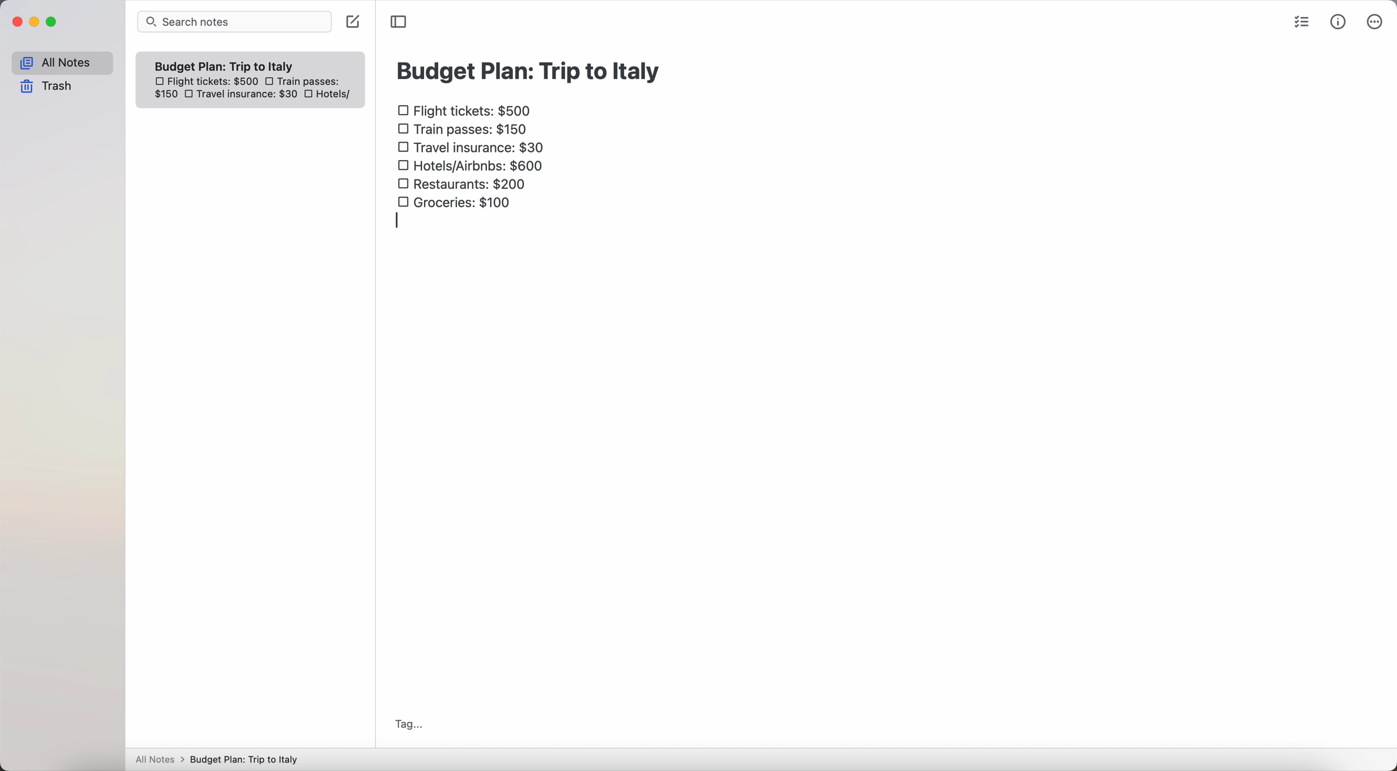 This screenshot has width=1397, height=771. I want to click on travel insurance: $30, so click(250, 96).